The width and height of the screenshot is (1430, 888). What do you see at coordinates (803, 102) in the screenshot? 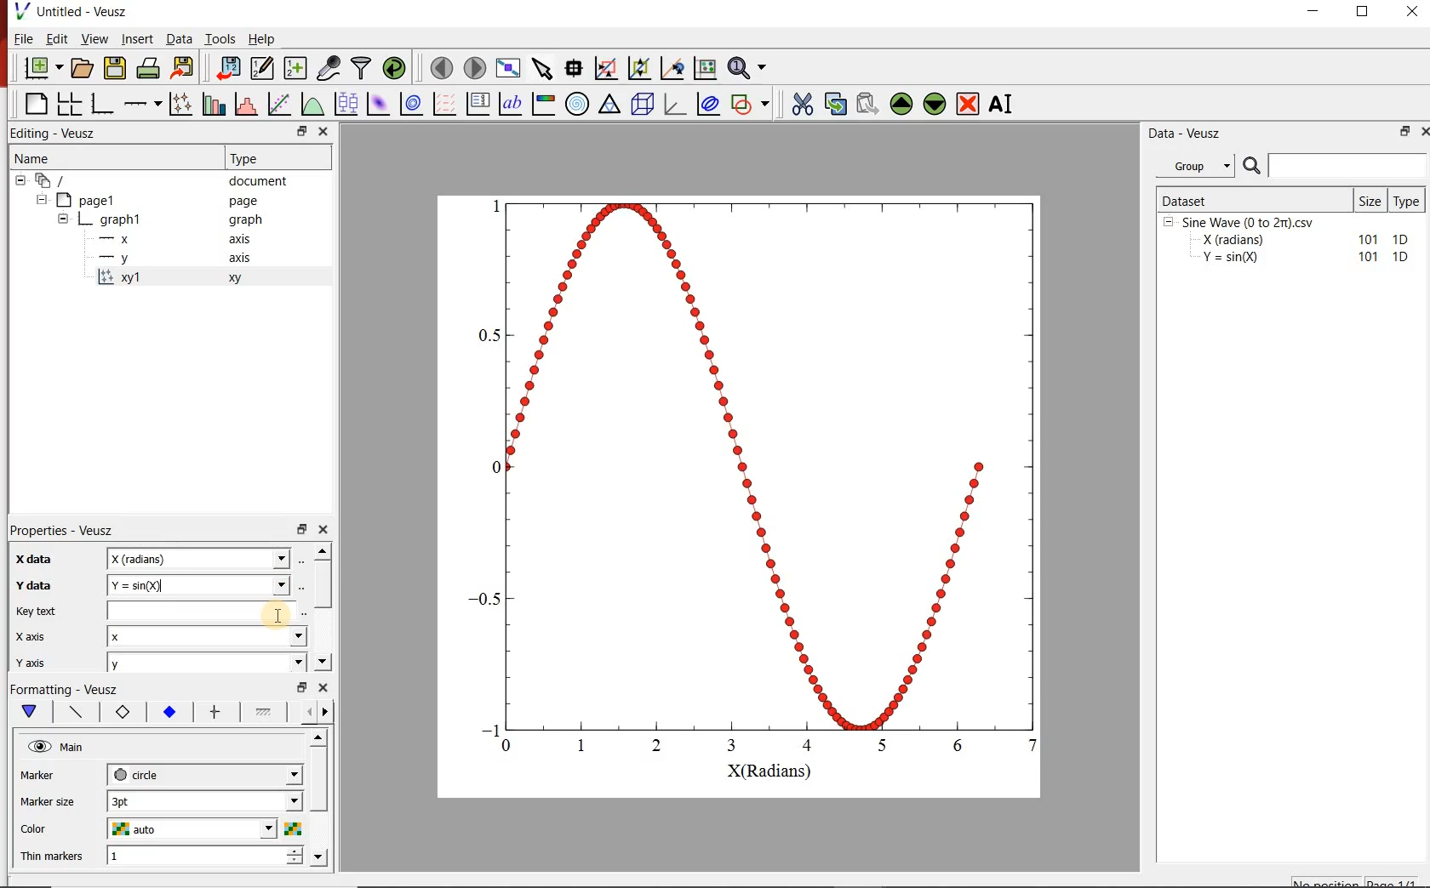
I see `cut` at bounding box center [803, 102].